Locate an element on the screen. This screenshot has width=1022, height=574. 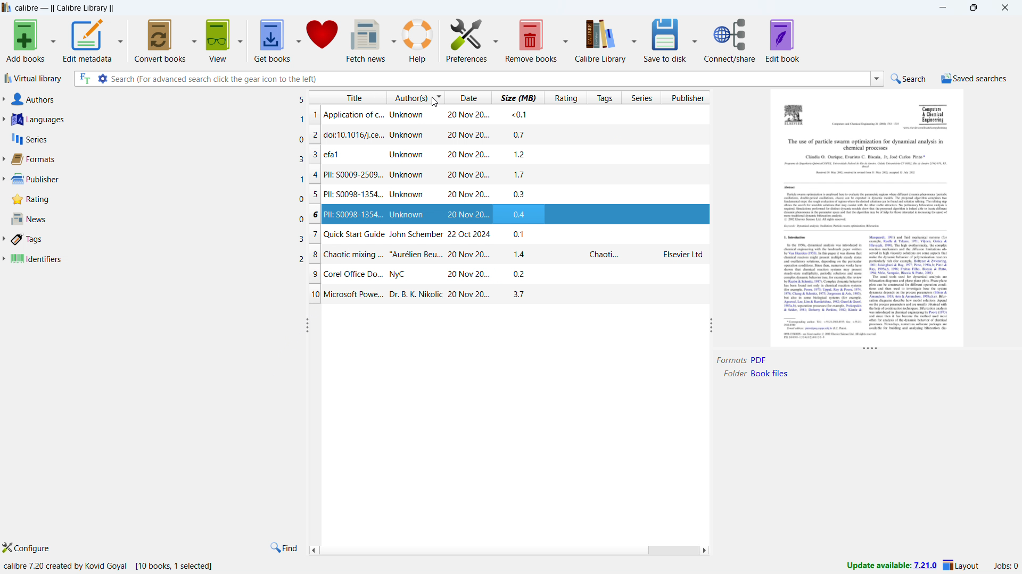
 is located at coordinates (796, 116).